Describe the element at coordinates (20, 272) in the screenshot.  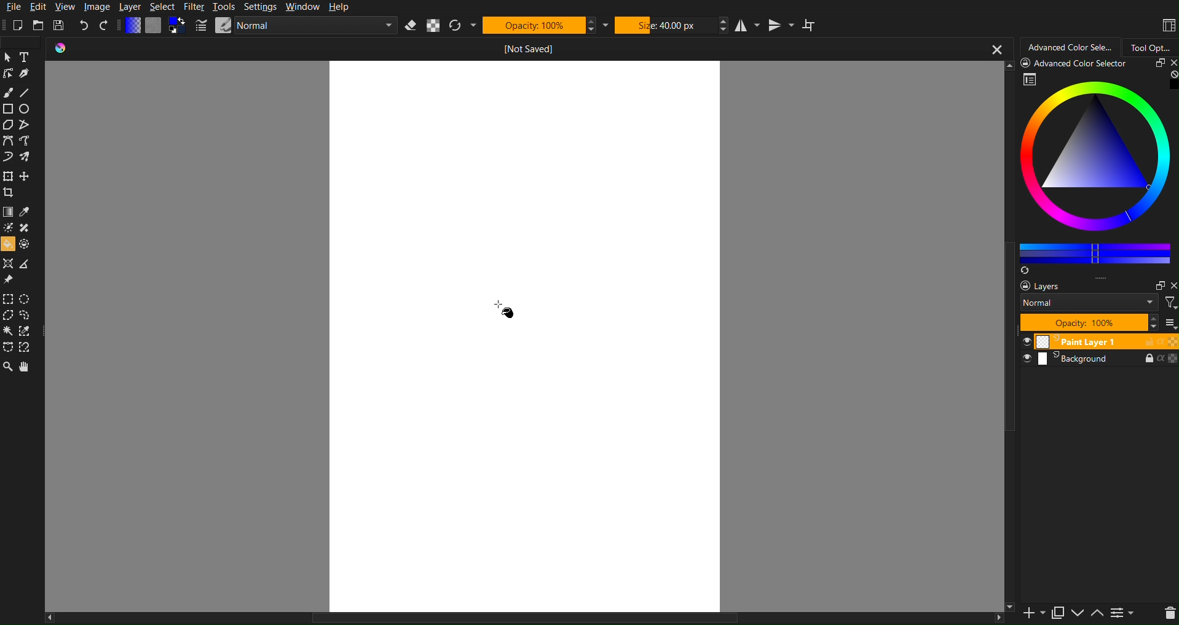
I see `Ruler Tools` at that location.